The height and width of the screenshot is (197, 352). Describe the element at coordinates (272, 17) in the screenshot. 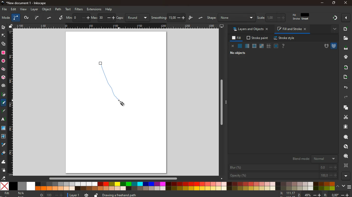

I see `scale` at that location.